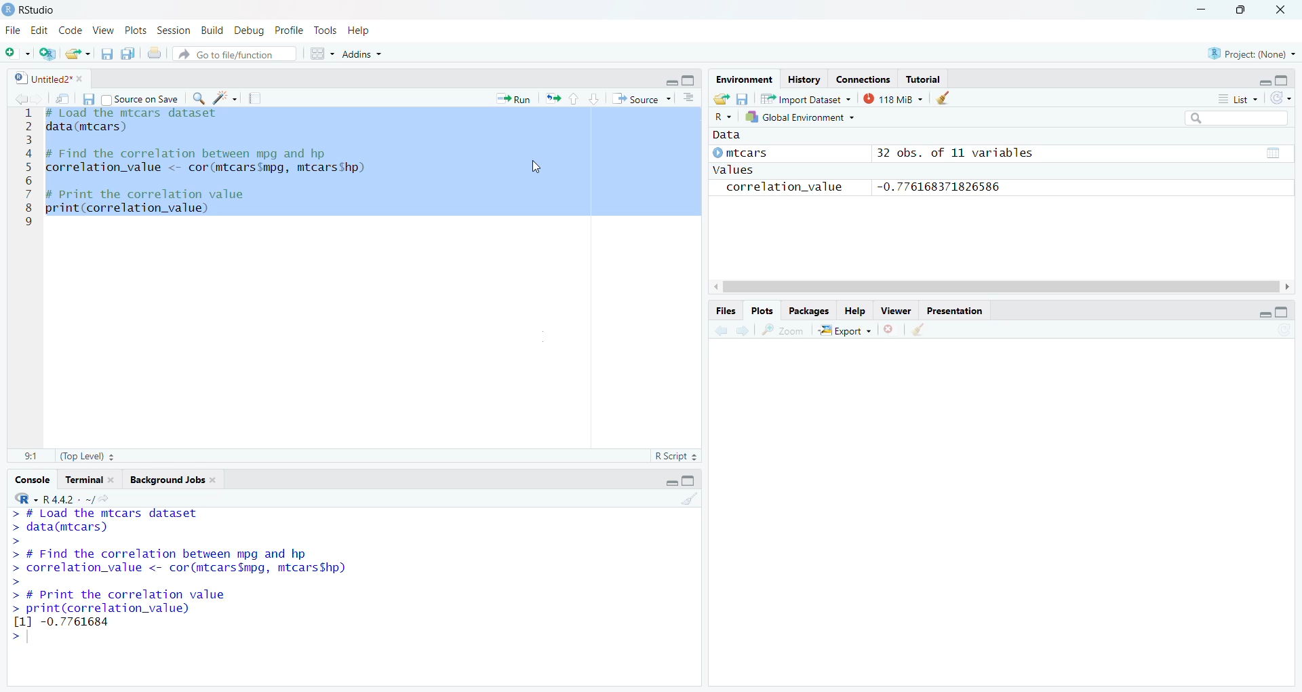 The height and width of the screenshot is (692, 1302). I want to click on Background Jobs, so click(171, 479).